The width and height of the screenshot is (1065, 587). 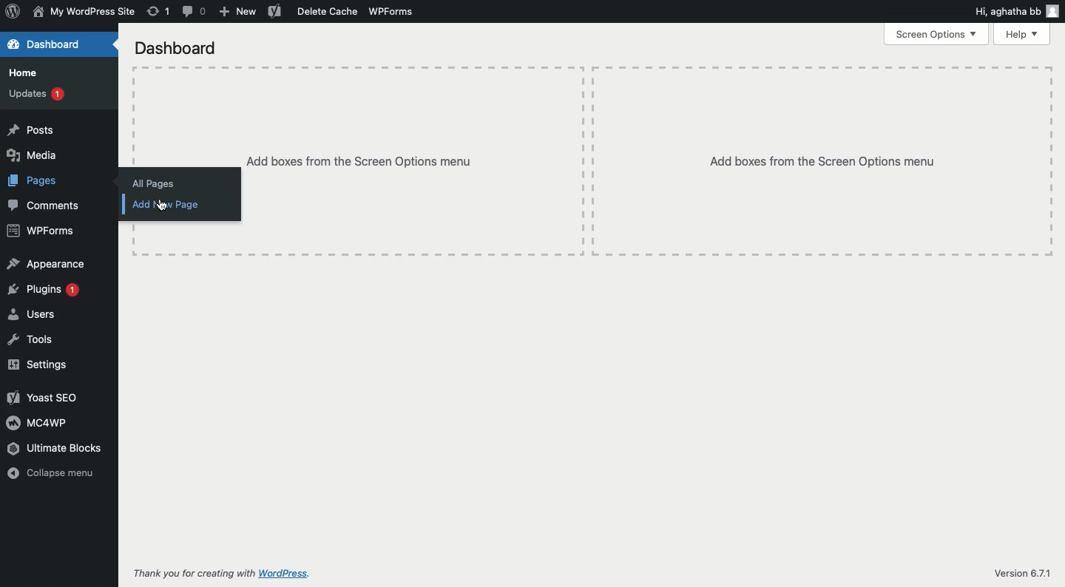 What do you see at coordinates (326, 11) in the screenshot?
I see `Delete cache` at bounding box center [326, 11].